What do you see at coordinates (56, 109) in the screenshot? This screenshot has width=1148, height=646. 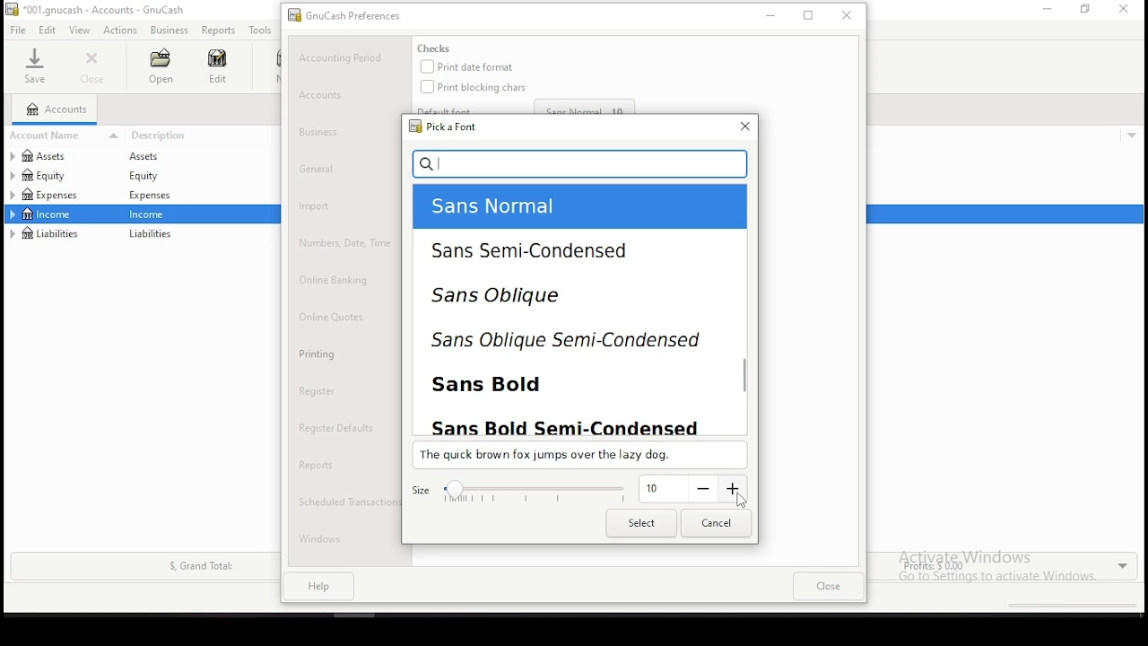 I see `accounts` at bounding box center [56, 109].